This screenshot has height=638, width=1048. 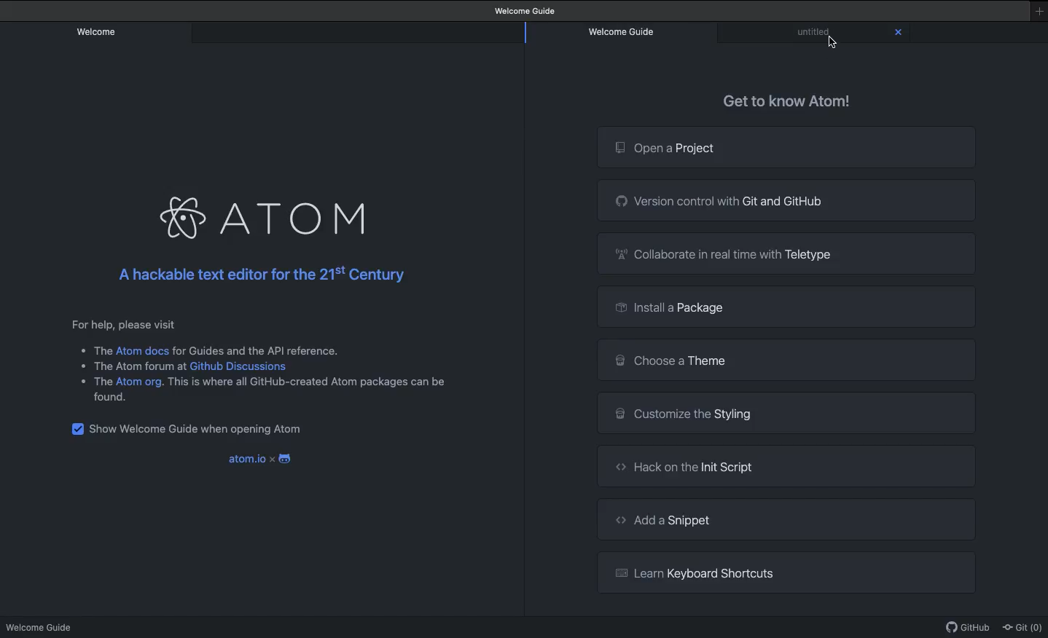 What do you see at coordinates (786, 519) in the screenshot?
I see `Add a snippet` at bounding box center [786, 519].